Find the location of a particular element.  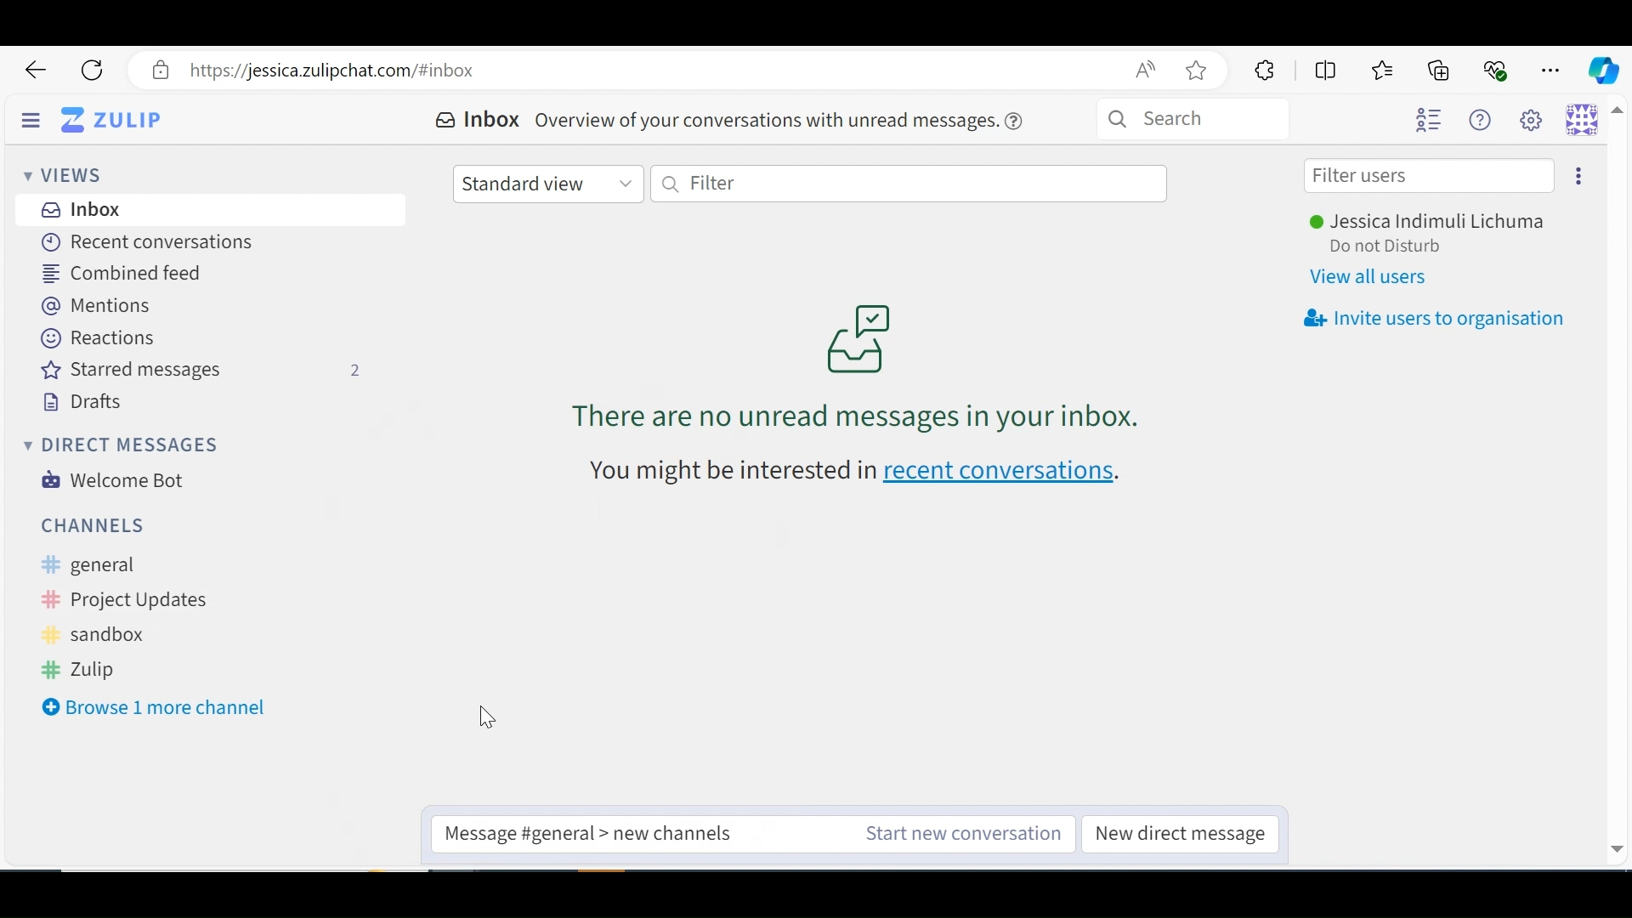

Settings and more is located at coordinates (1552, 67).